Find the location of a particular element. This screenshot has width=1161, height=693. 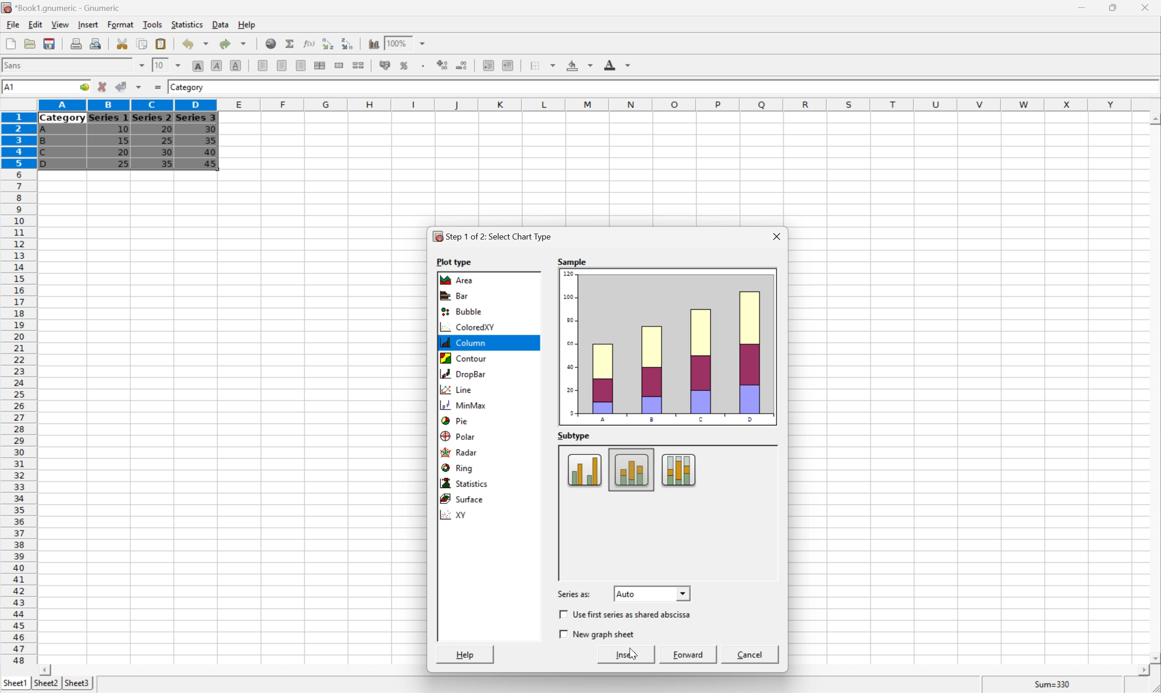

Sample is located at coordinates (667, 346).